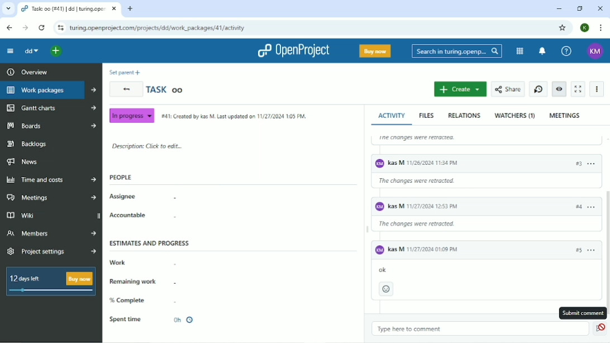  I want to click on Activity, so click(394, 116).